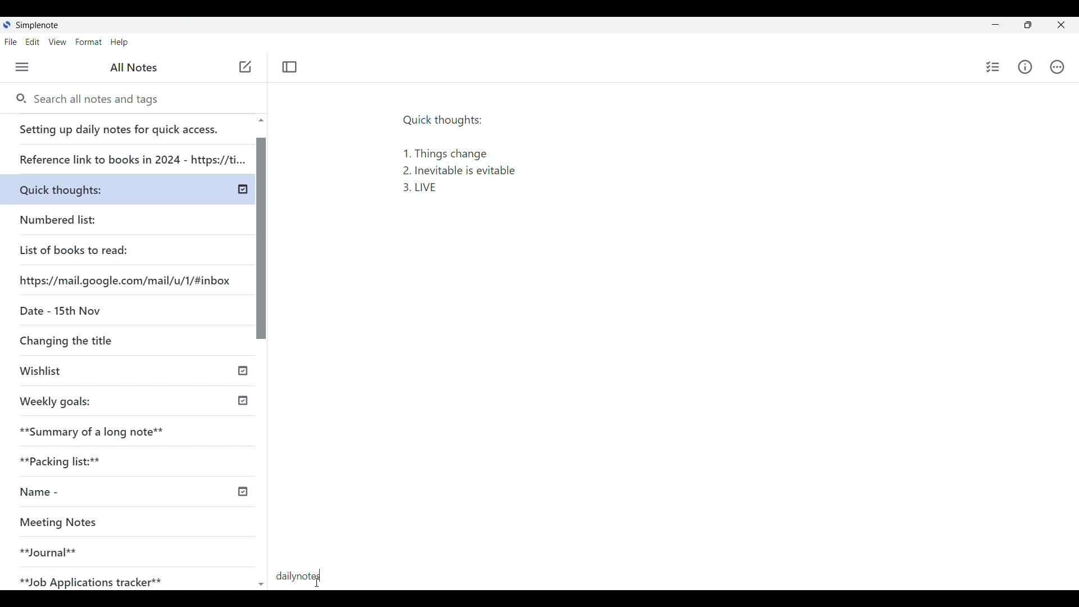 The image size is (1079, 607). What do you see at coordinates (303, 575) in the screenshot?
I see `dailynotes` at bounding box center [303, 575].